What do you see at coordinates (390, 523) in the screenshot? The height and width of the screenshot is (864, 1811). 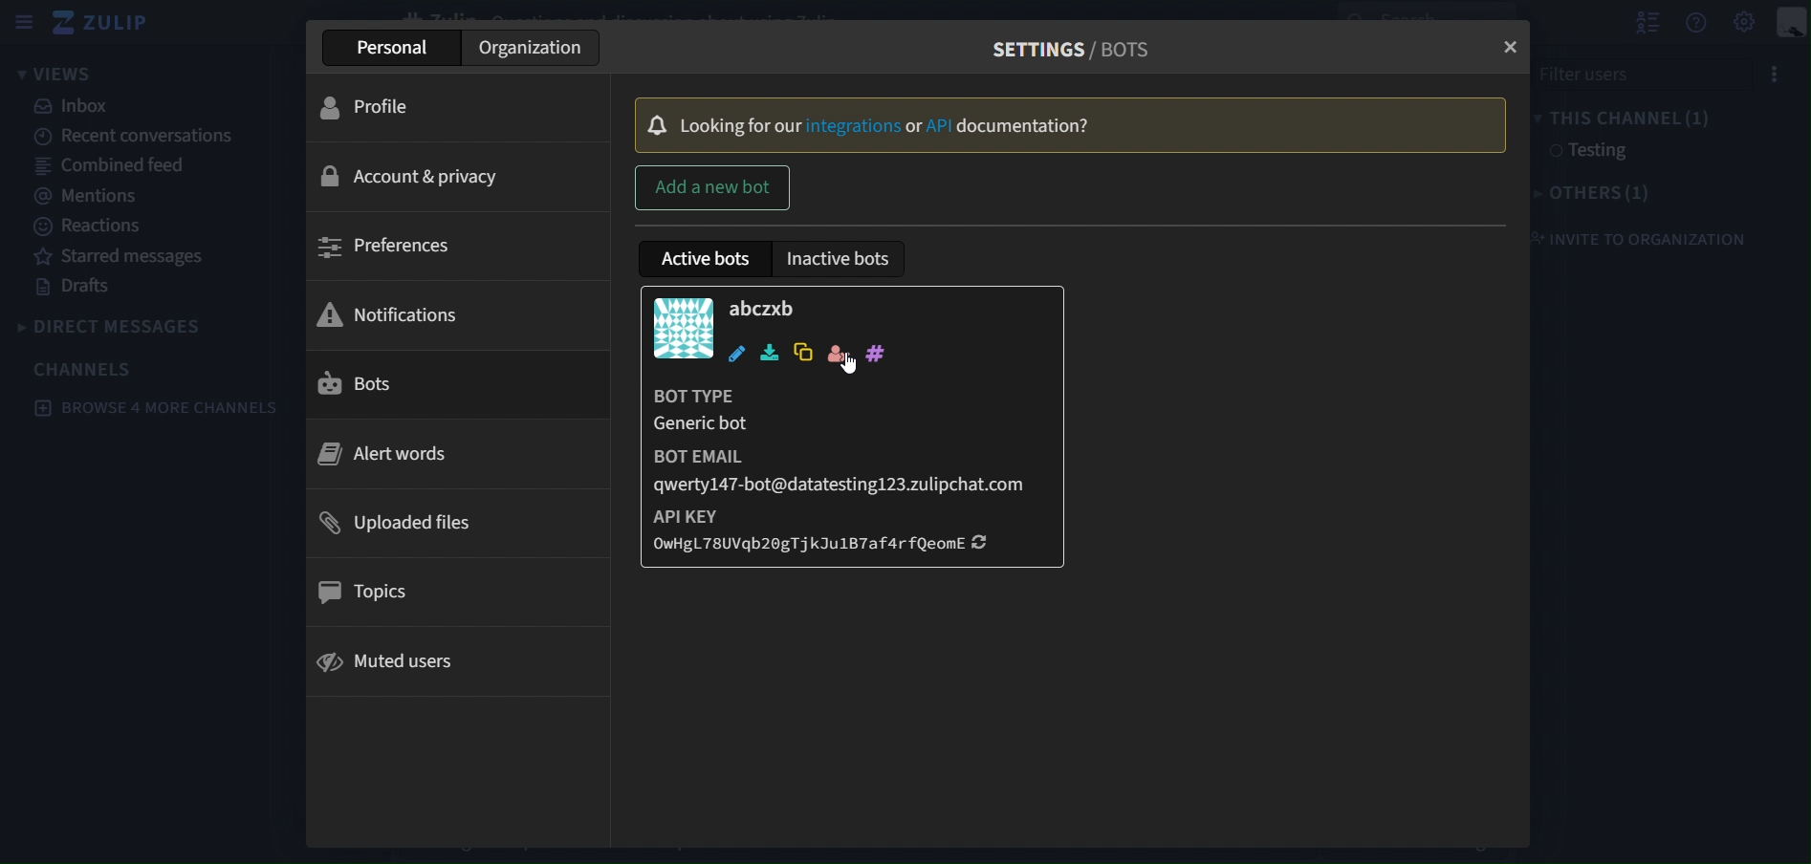 I see `uploaded files` at bounding box center [390, 523].